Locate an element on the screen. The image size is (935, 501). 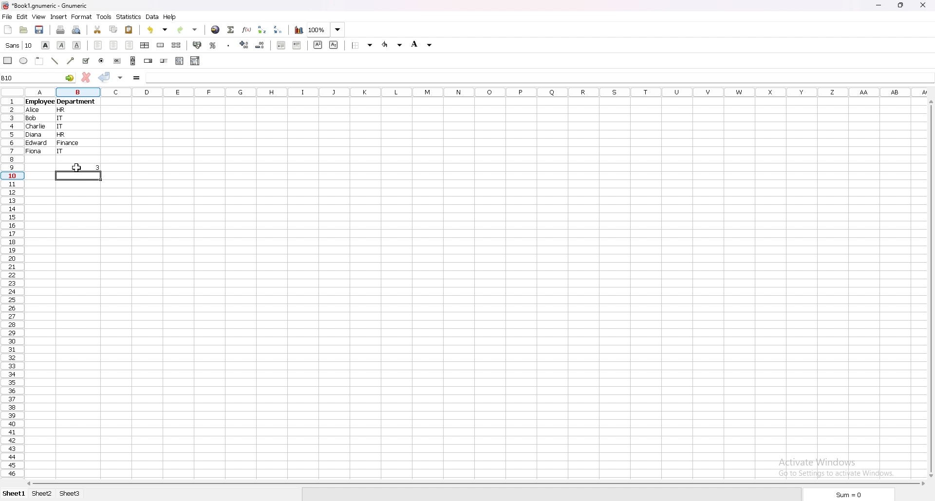
scroll bar is located at coordinates (133, 60).